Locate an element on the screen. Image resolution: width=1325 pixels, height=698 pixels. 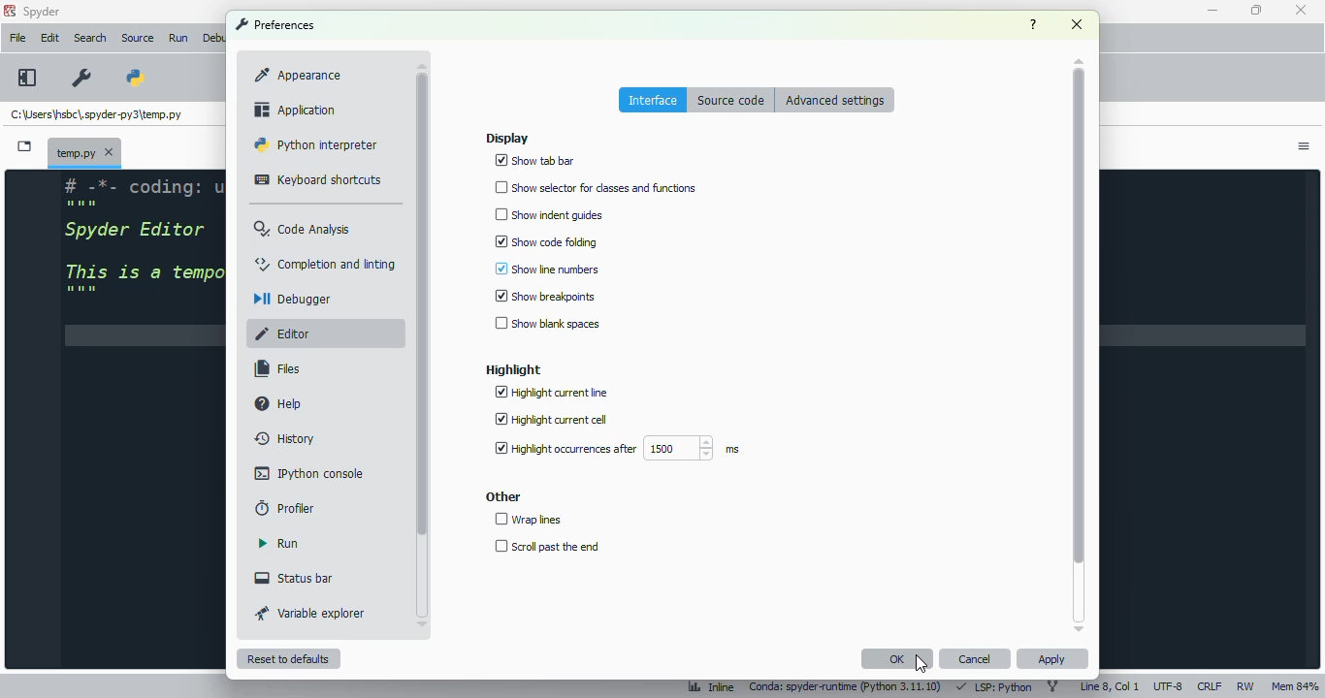
file is located at coordinates (17, 38).